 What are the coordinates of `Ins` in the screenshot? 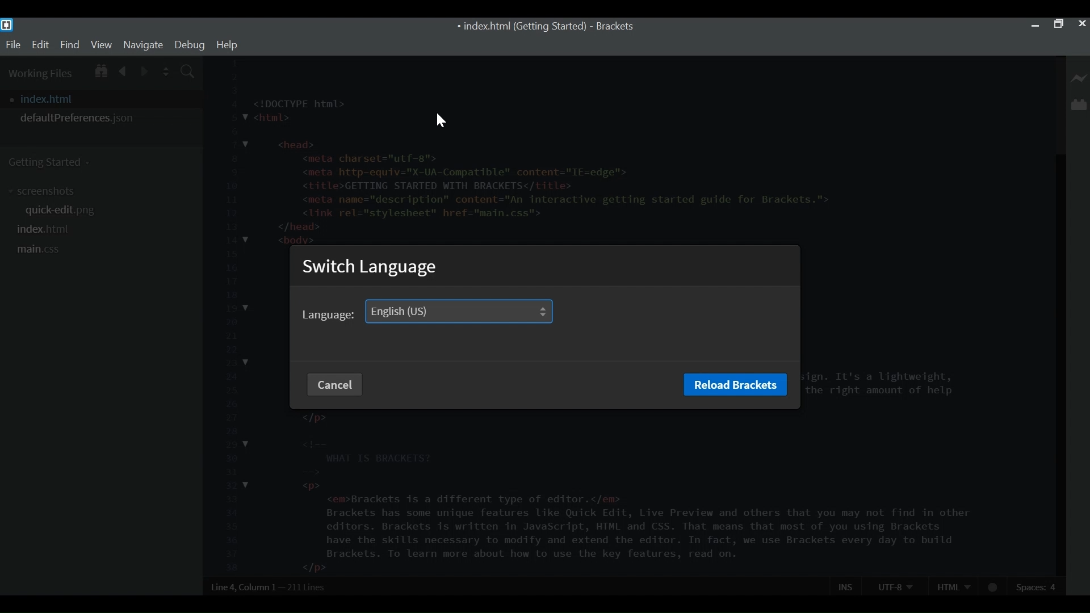 It's located at (846, 586).